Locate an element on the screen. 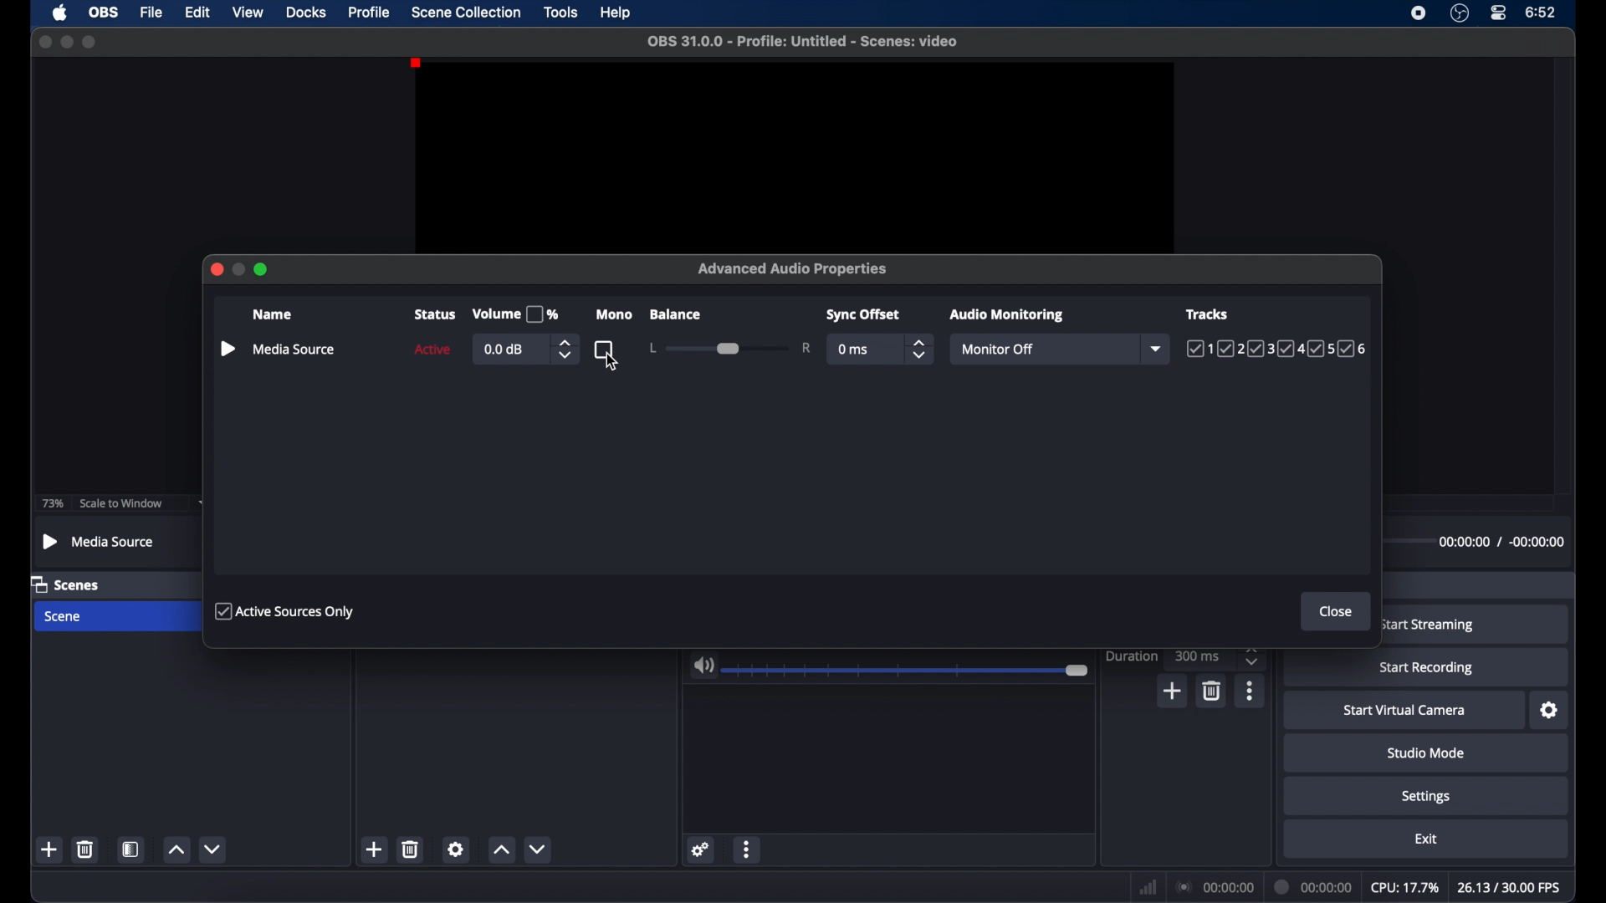 Image resolution: width=1606 pixels, height=903 pixels. tracks is located at coordinates (1276, 349).